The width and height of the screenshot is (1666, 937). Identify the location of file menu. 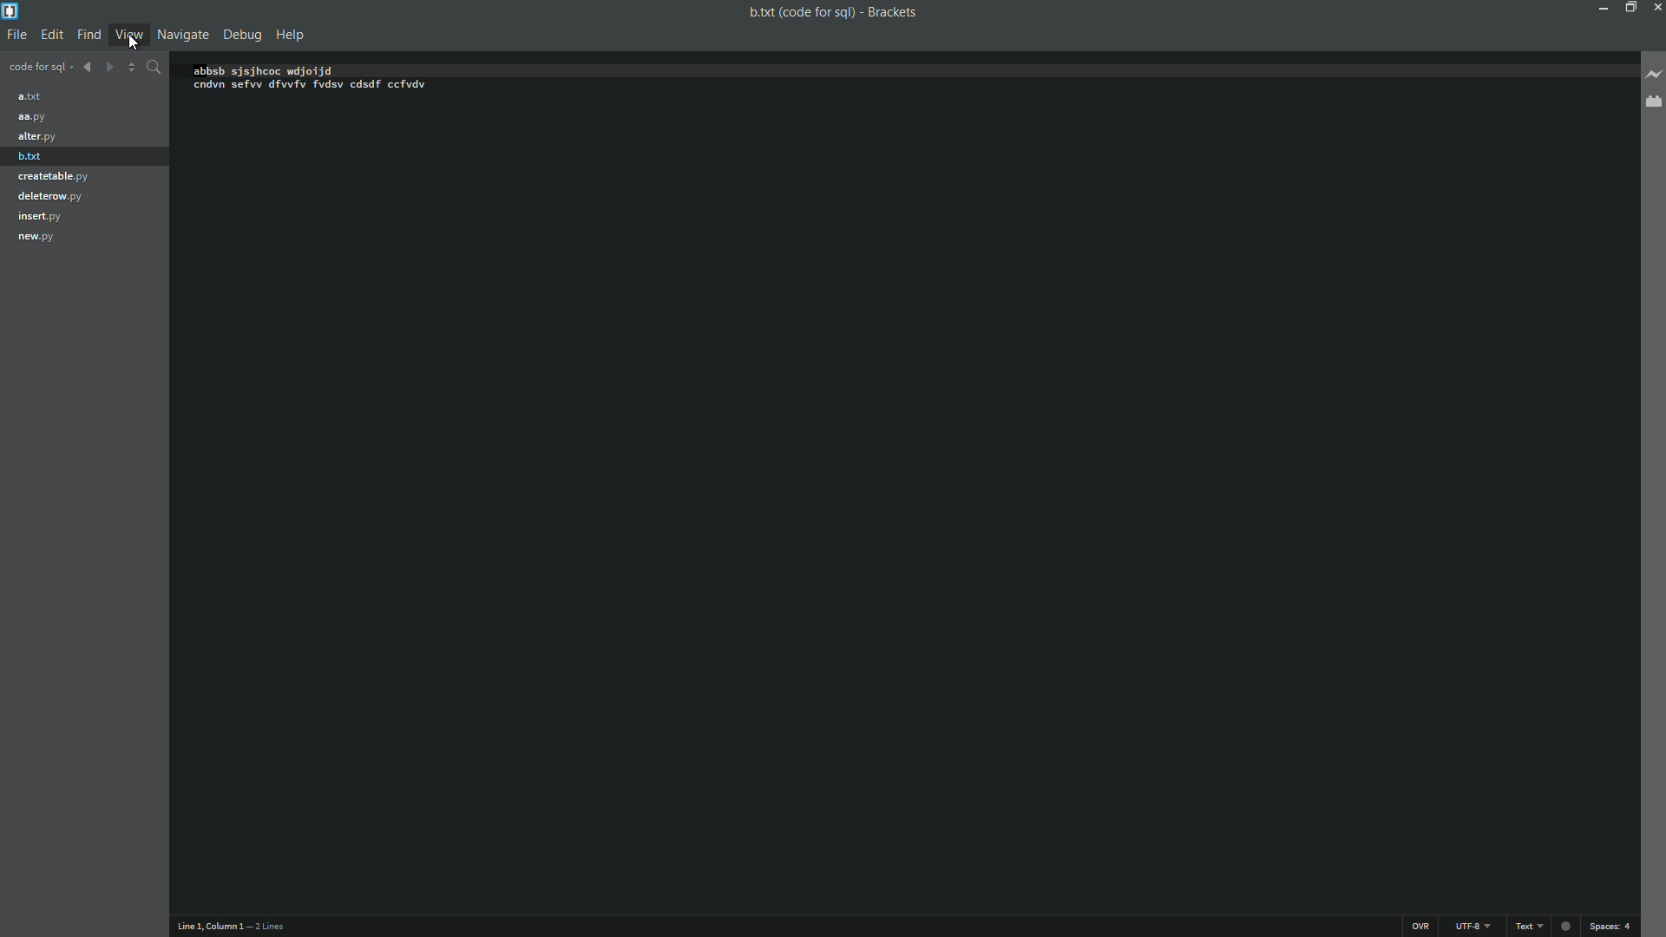
(16, 36).